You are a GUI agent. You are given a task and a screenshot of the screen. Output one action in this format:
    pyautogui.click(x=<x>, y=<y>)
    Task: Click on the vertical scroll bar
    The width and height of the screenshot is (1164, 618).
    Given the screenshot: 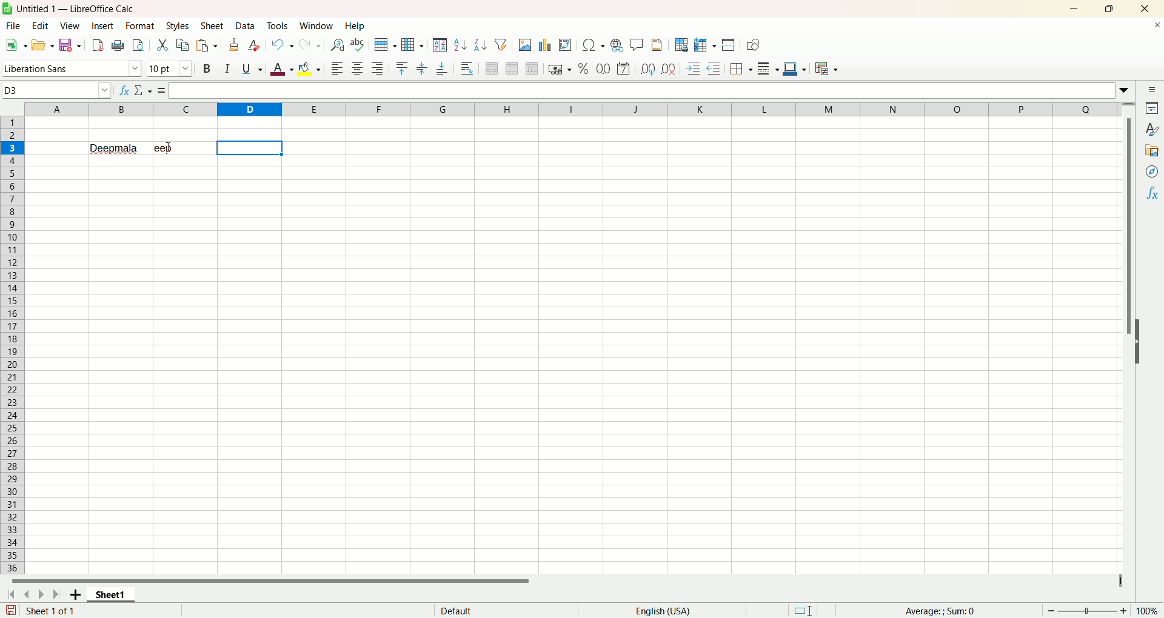 What is the action you would take?
    pyautogui.click(x=1131, y=337)
    